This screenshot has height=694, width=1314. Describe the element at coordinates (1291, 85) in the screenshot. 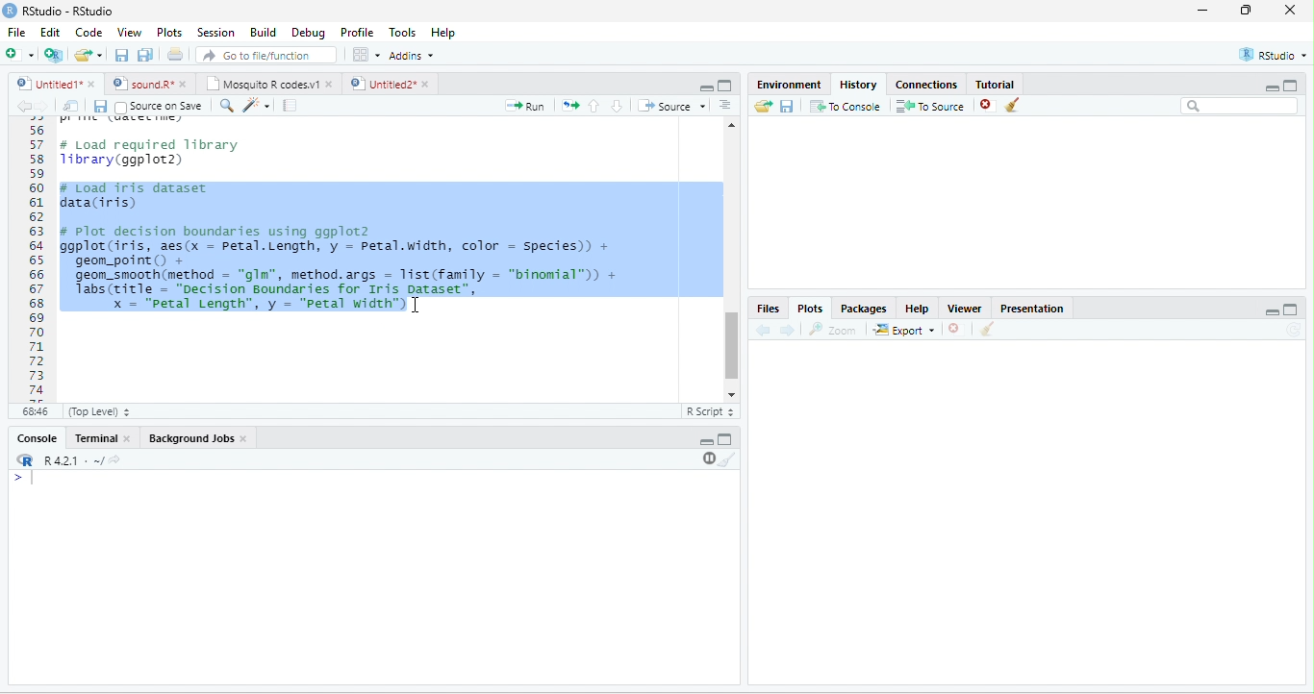

I see `maximize` at that location.